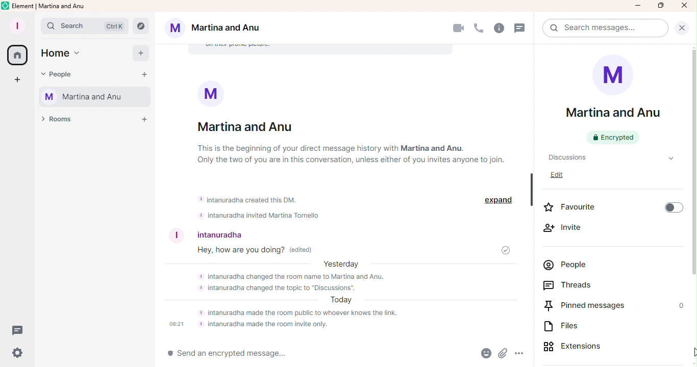 The image size is (697, 367). Describe the element at coordinates (601, 102) in the screenshot. I see `Room ` at that location.